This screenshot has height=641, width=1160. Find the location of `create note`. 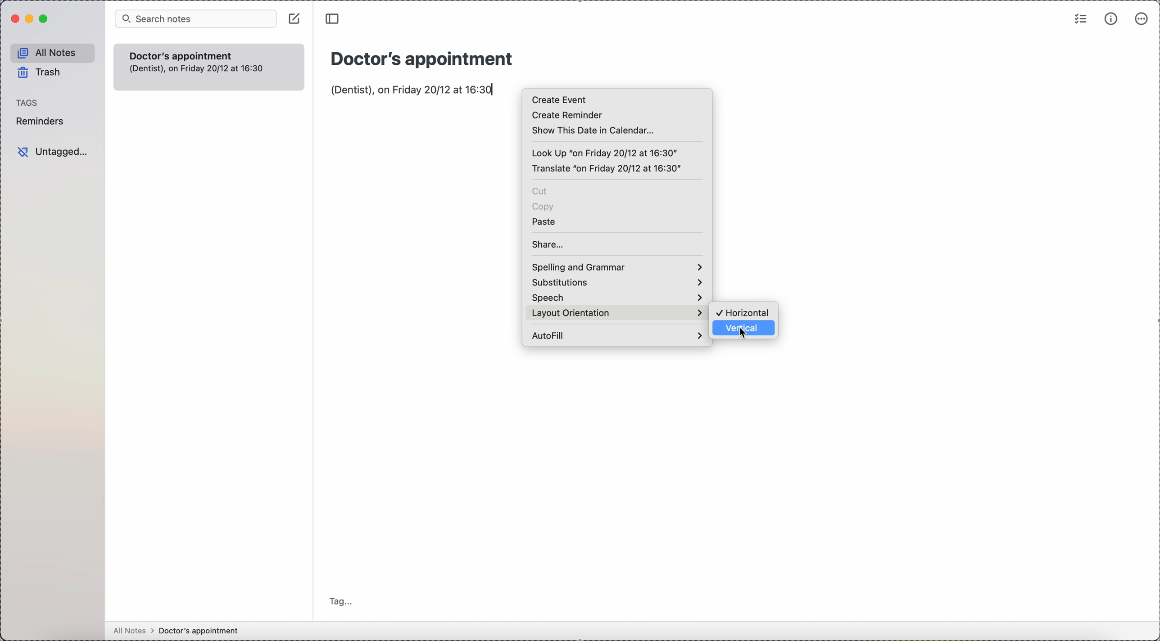

create note is located at coordinates (294, 18).